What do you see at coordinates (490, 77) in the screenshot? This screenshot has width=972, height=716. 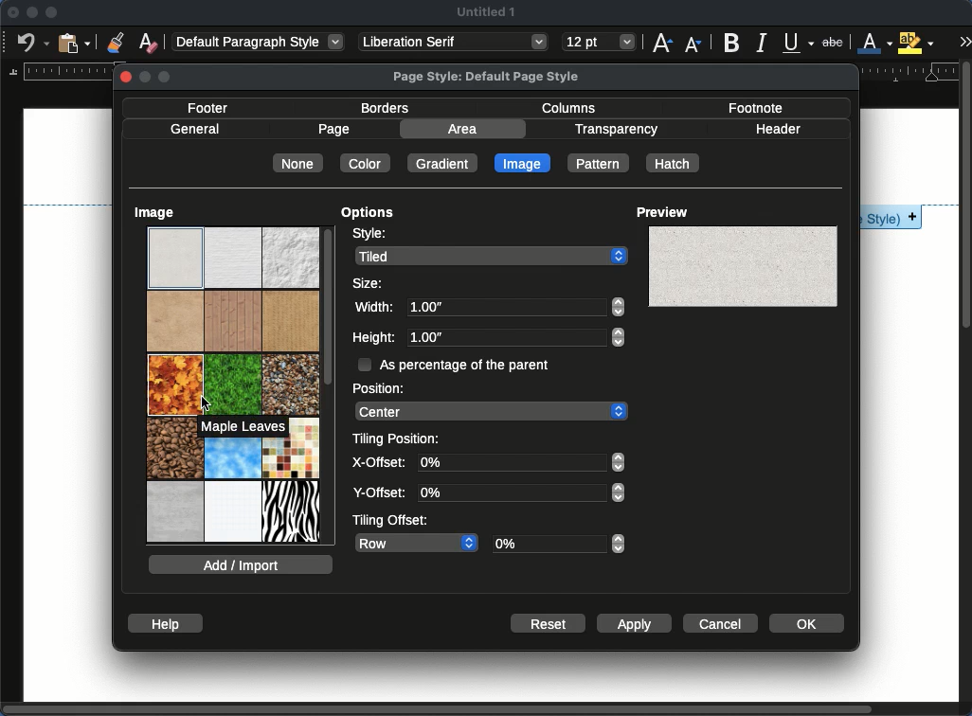 I see `page style: default page style` at bounding box center [490, 77].